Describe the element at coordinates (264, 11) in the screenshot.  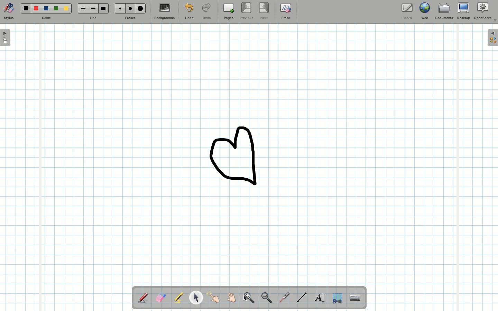
I see `Next` at that location.